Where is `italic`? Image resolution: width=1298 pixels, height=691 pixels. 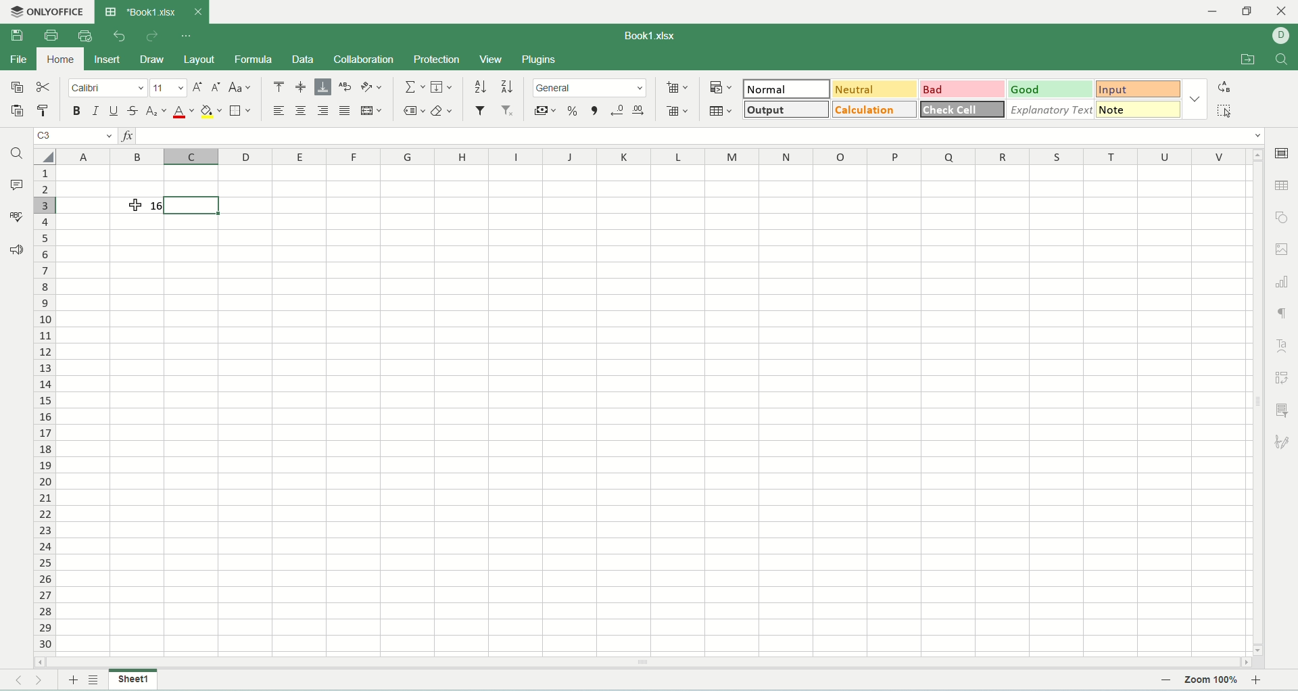
italic is located at coordinates (95, 112).